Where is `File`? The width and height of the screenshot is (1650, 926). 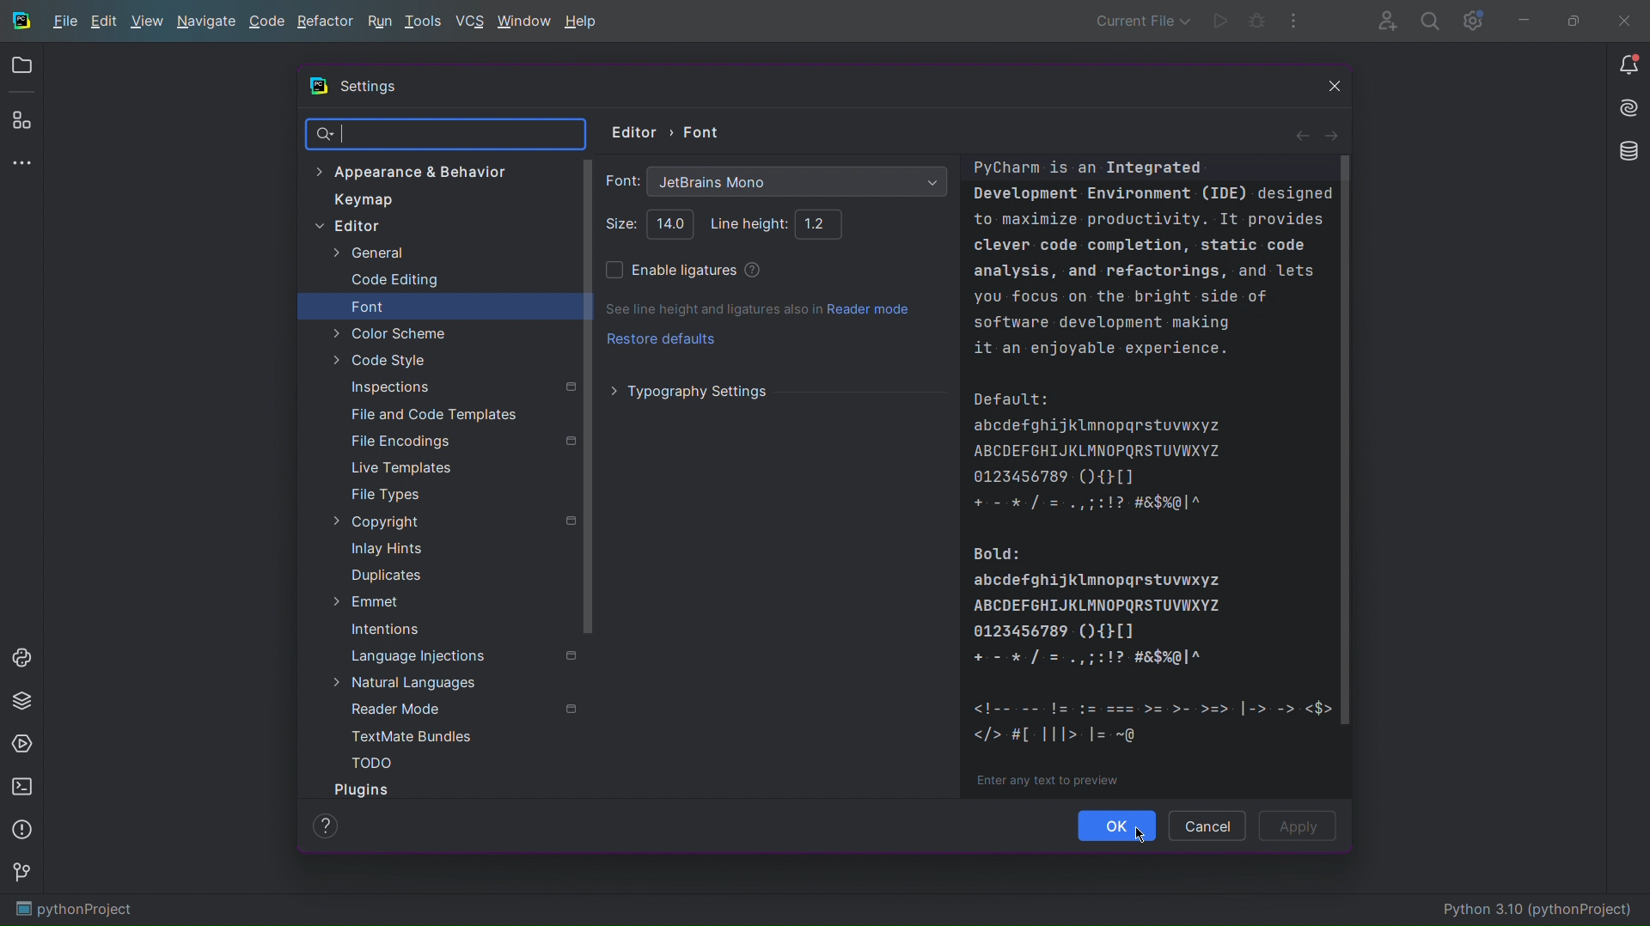 File is located at coordinates (64, 23).